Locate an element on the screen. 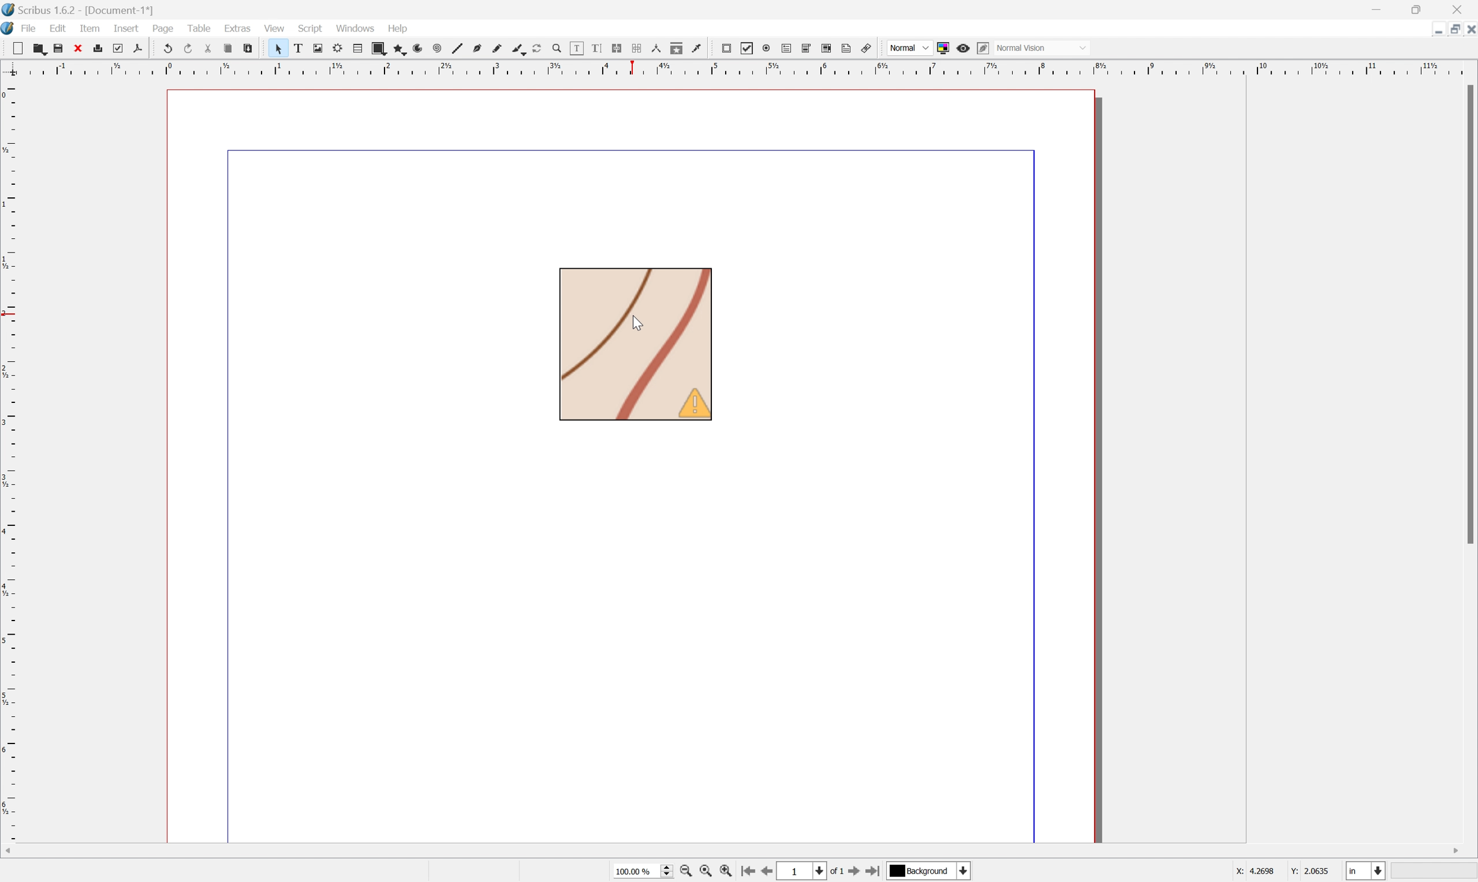  Script is located at coordinates (313, 27).